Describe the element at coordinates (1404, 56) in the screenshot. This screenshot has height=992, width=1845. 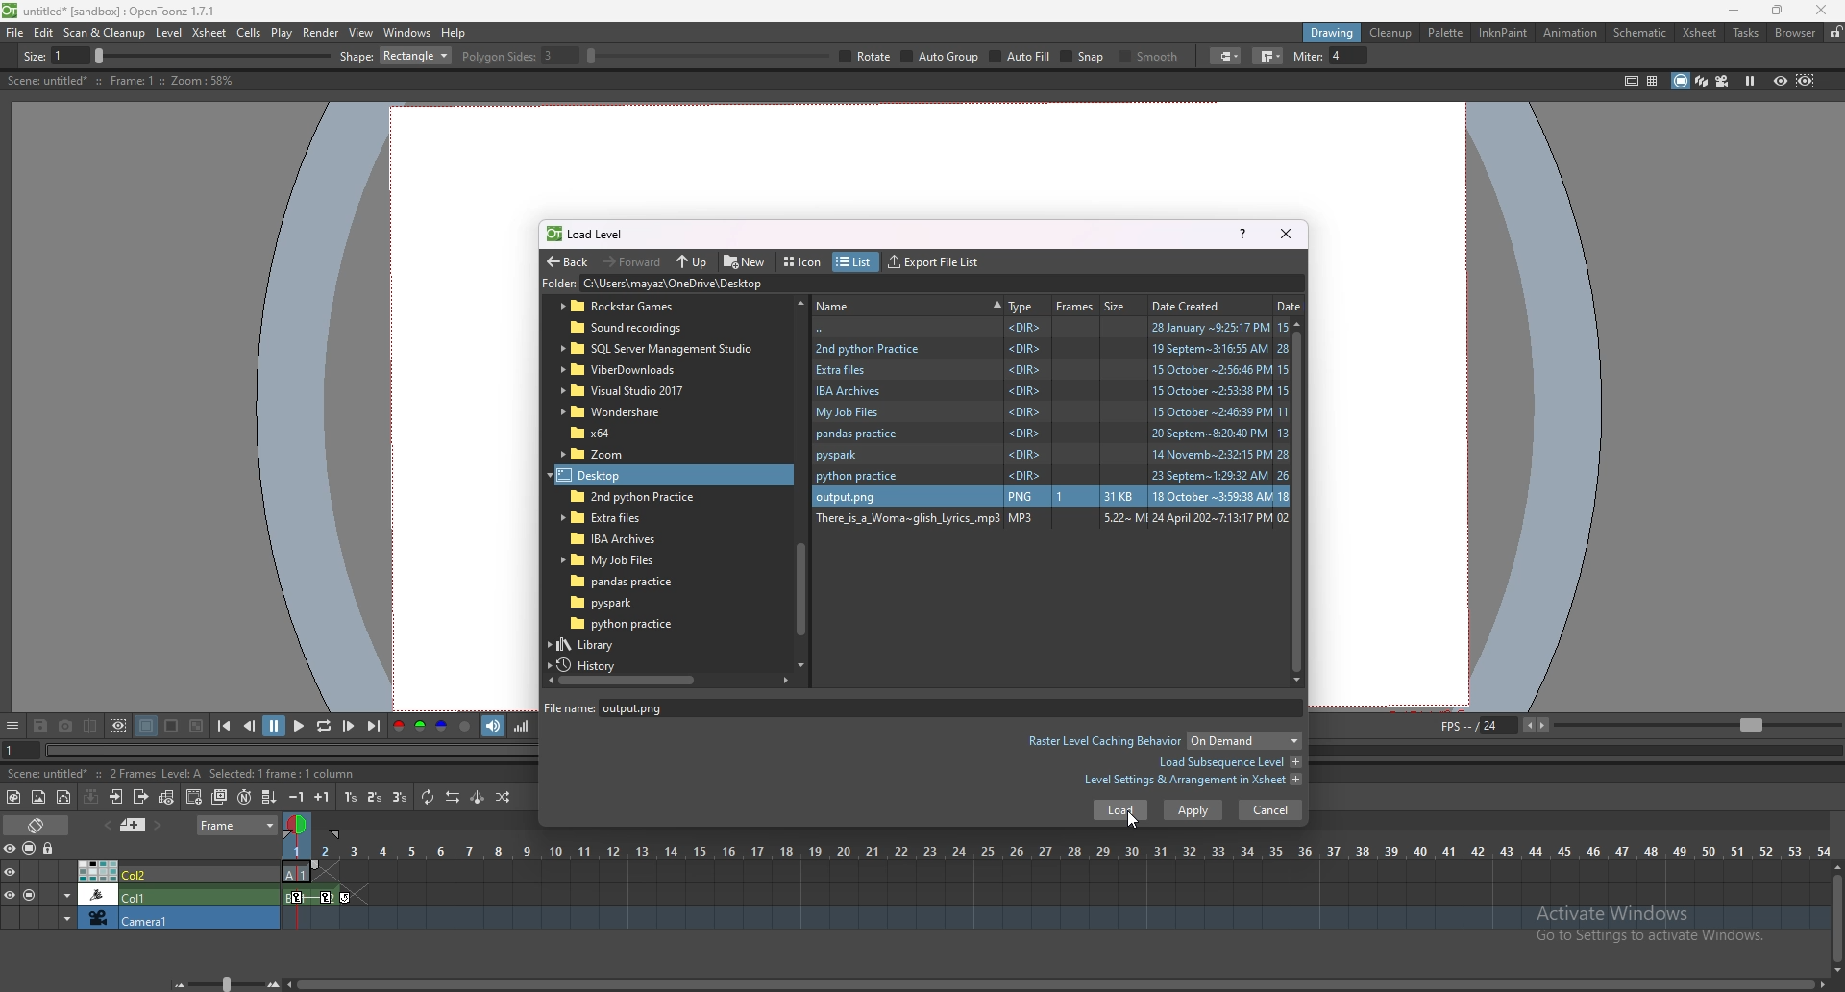
I see `pencil mode` at that location.